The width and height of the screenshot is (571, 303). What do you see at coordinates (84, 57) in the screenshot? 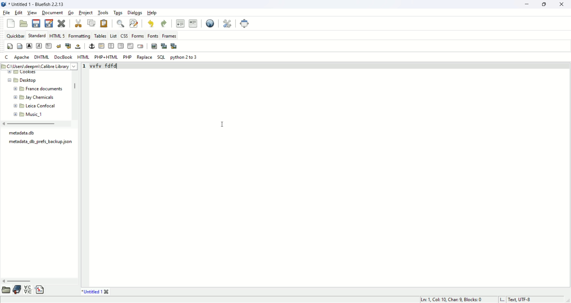
I see `HTML` at bounding box center [84, 57].